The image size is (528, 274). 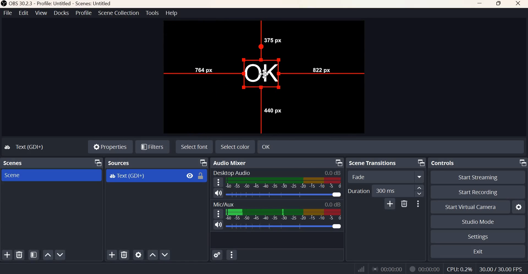 I want to click on Add Transition, so click(x=390, y=203).